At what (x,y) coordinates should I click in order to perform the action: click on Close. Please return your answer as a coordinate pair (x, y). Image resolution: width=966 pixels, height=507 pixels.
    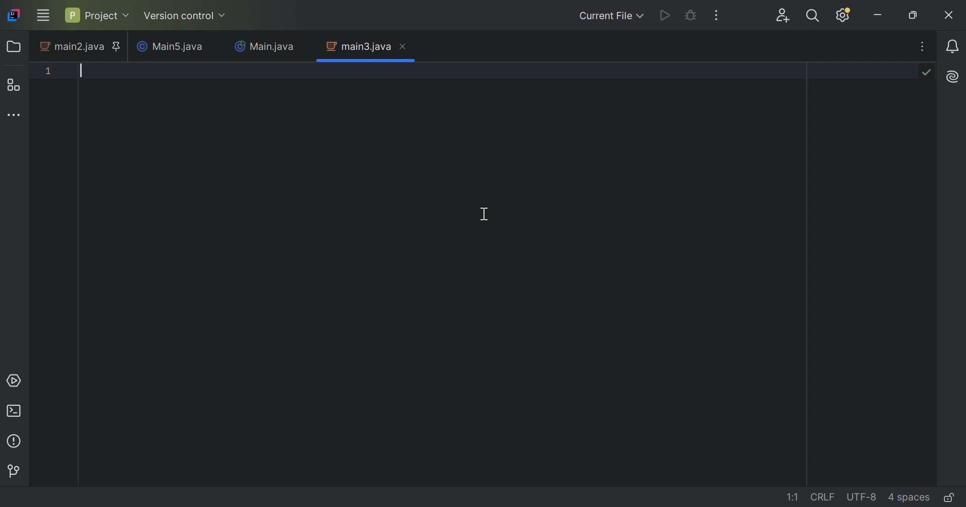
    Looking at the image, I should click on (404, 47).